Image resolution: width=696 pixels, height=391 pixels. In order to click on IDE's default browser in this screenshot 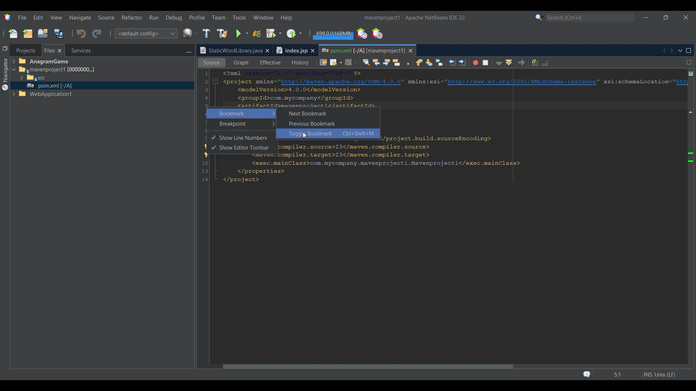, I will do `click(190, 33)`.